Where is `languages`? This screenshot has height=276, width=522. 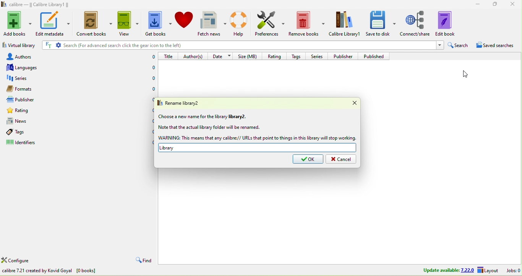 languages is located at coordinates (26, 67).